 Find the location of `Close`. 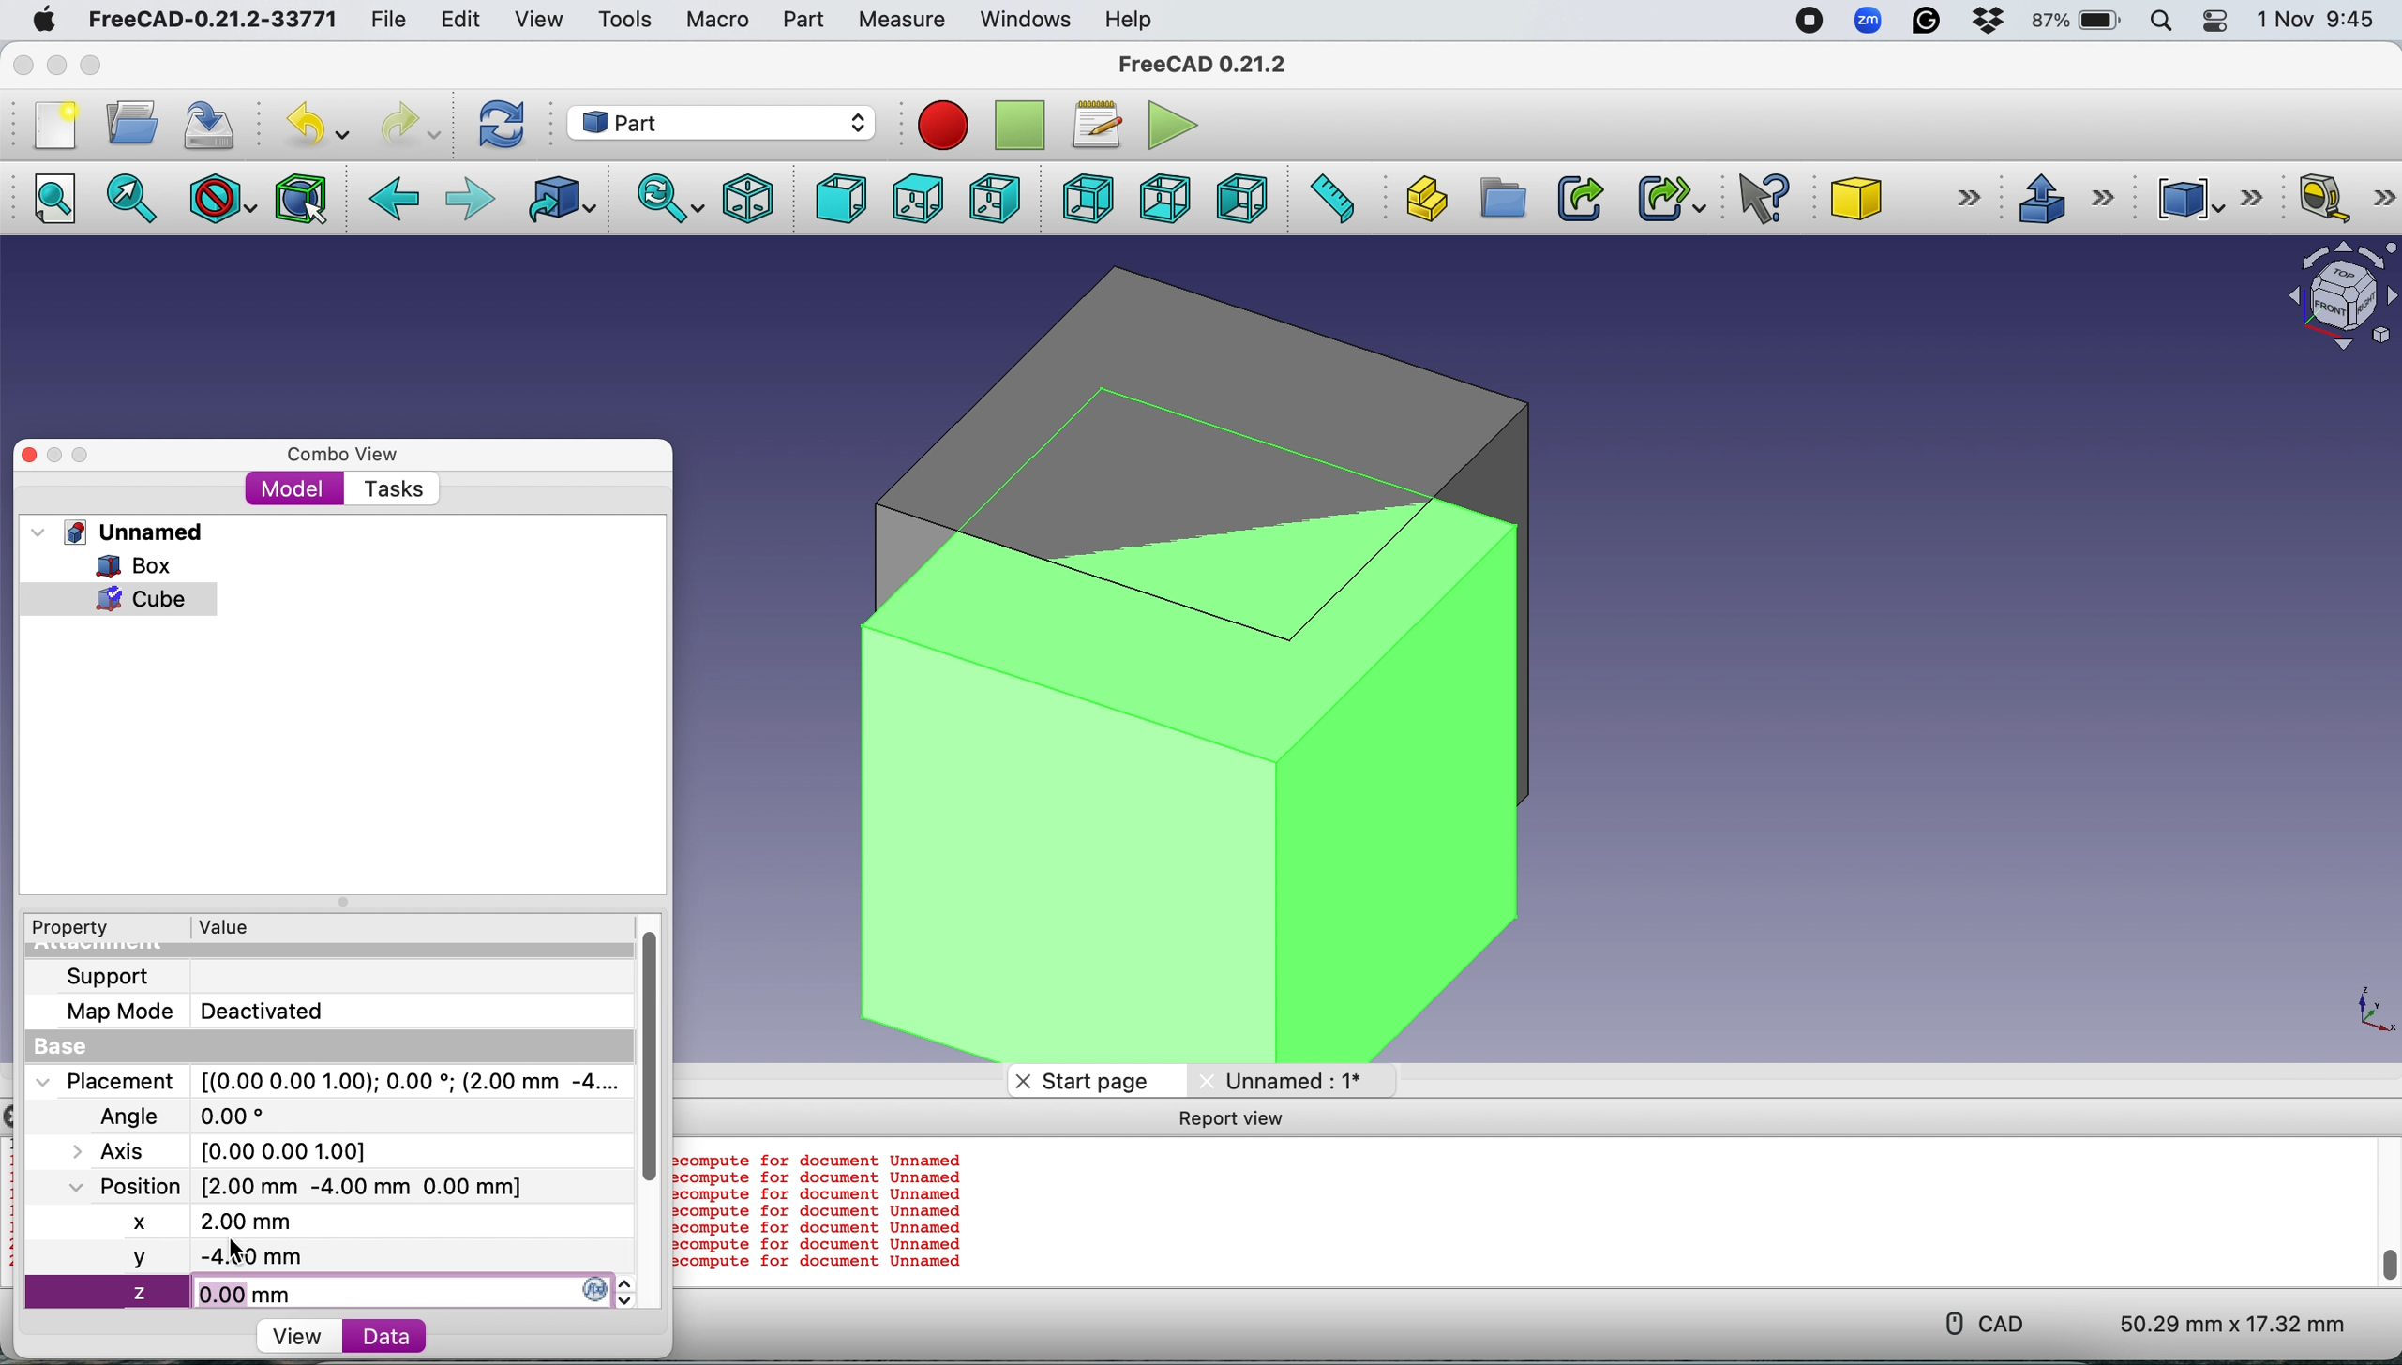

Close is located at coordinates (23, 65).